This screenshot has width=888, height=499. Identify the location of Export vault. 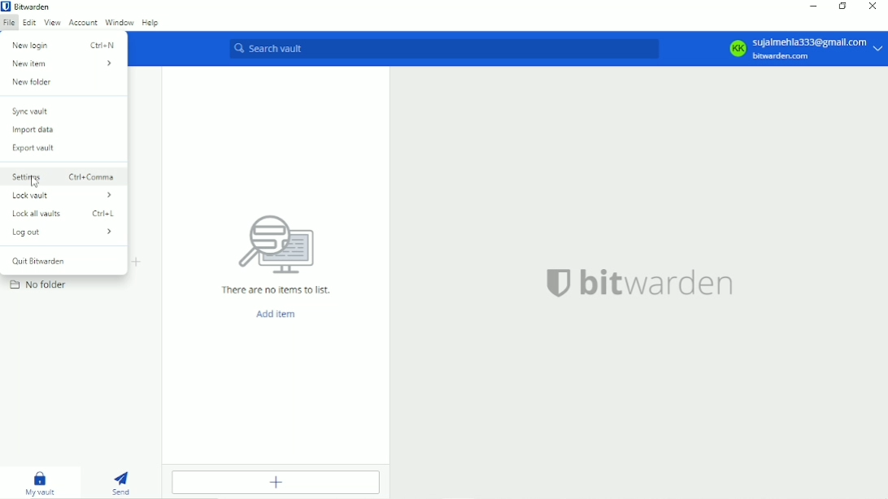
(37, 147).